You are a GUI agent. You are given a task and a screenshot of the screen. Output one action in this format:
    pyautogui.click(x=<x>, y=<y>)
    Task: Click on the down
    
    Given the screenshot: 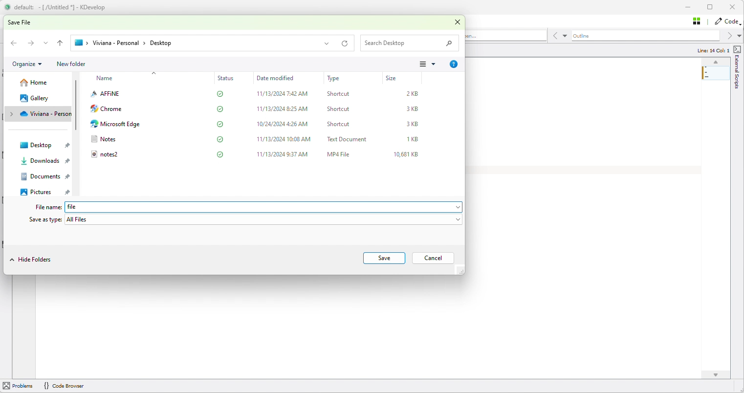 What is the action you would take?
    pyautogui.click(x=715, y=375)
    